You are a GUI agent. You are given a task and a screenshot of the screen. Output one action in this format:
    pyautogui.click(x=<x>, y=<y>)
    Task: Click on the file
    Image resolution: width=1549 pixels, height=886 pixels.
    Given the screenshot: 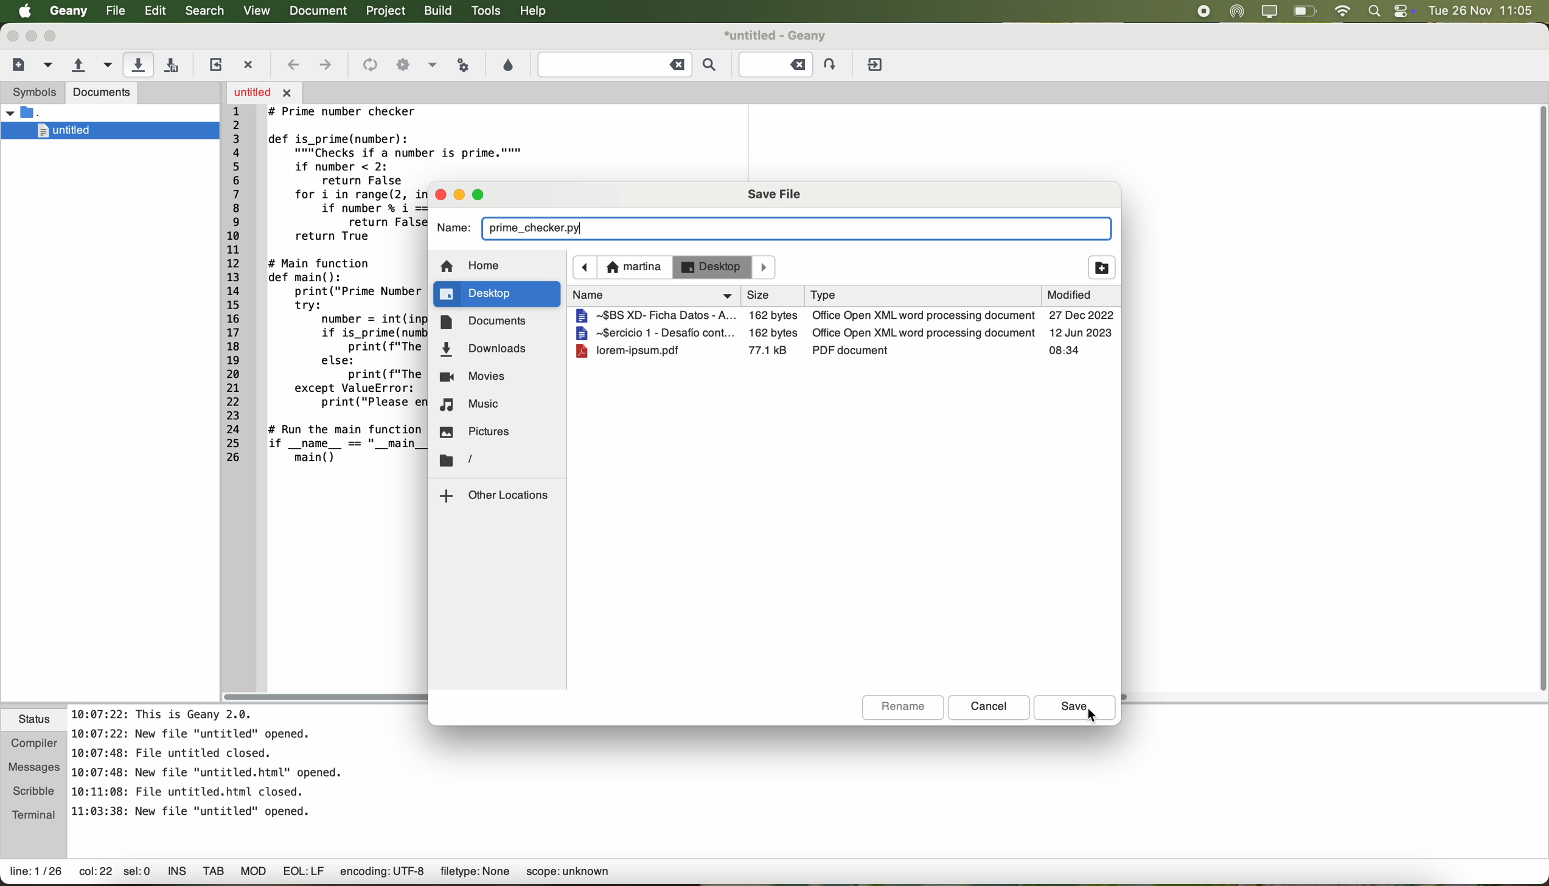 What is the action you would take?
    pyautogui.click(x=839, y=352)
    